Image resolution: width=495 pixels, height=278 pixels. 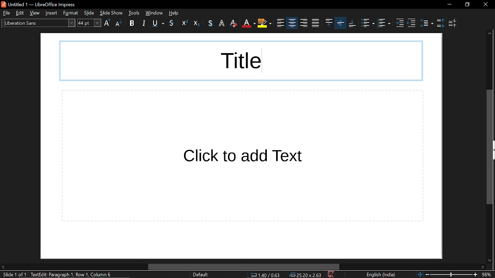 I want to click on outline, so click(x=211, y=23).